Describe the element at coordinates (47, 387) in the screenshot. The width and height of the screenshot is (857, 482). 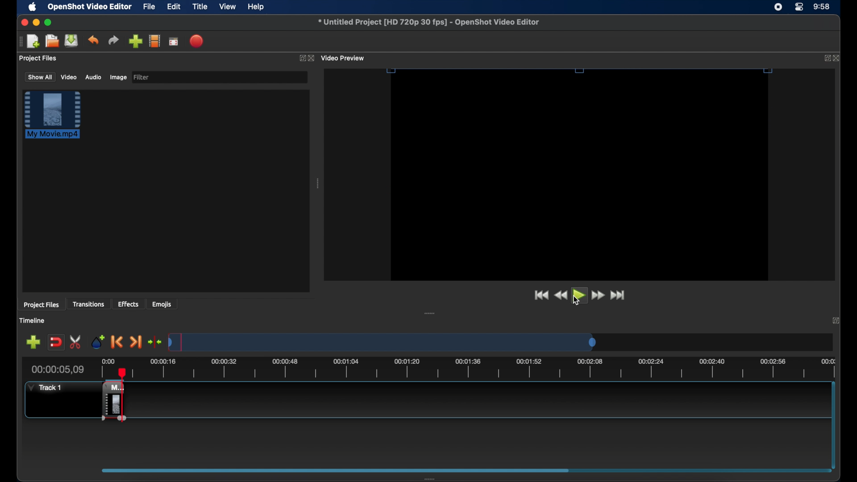
I see `track 1` at that location.